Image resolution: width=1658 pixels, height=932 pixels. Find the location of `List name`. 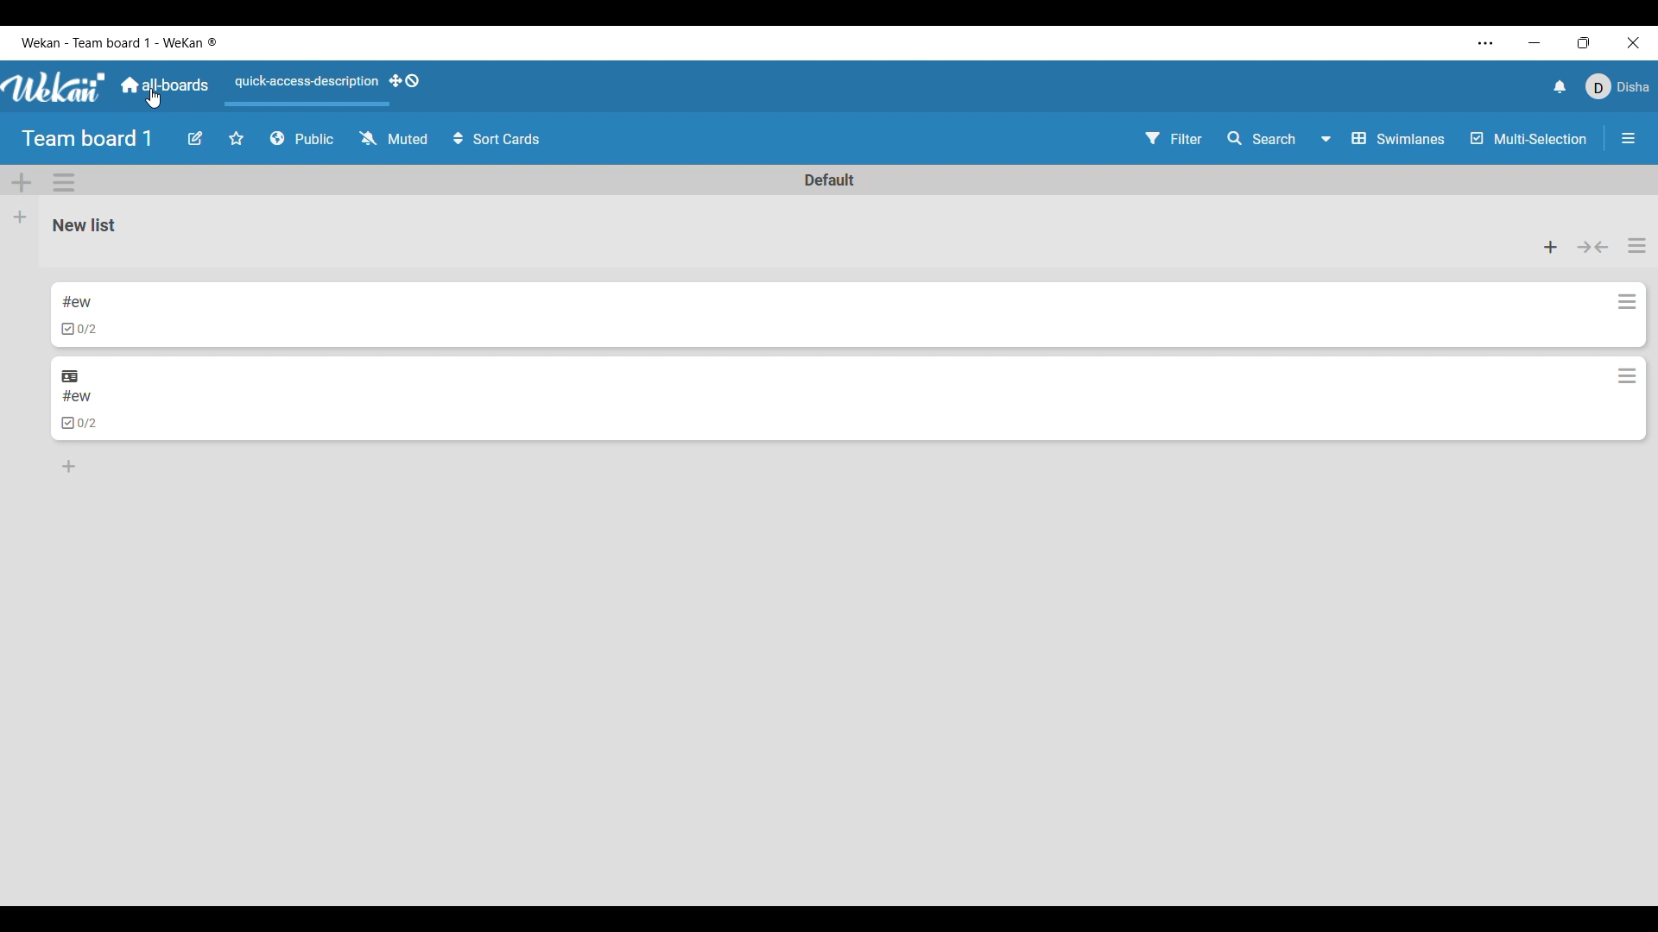

List name is located at coordinates (85, 225).